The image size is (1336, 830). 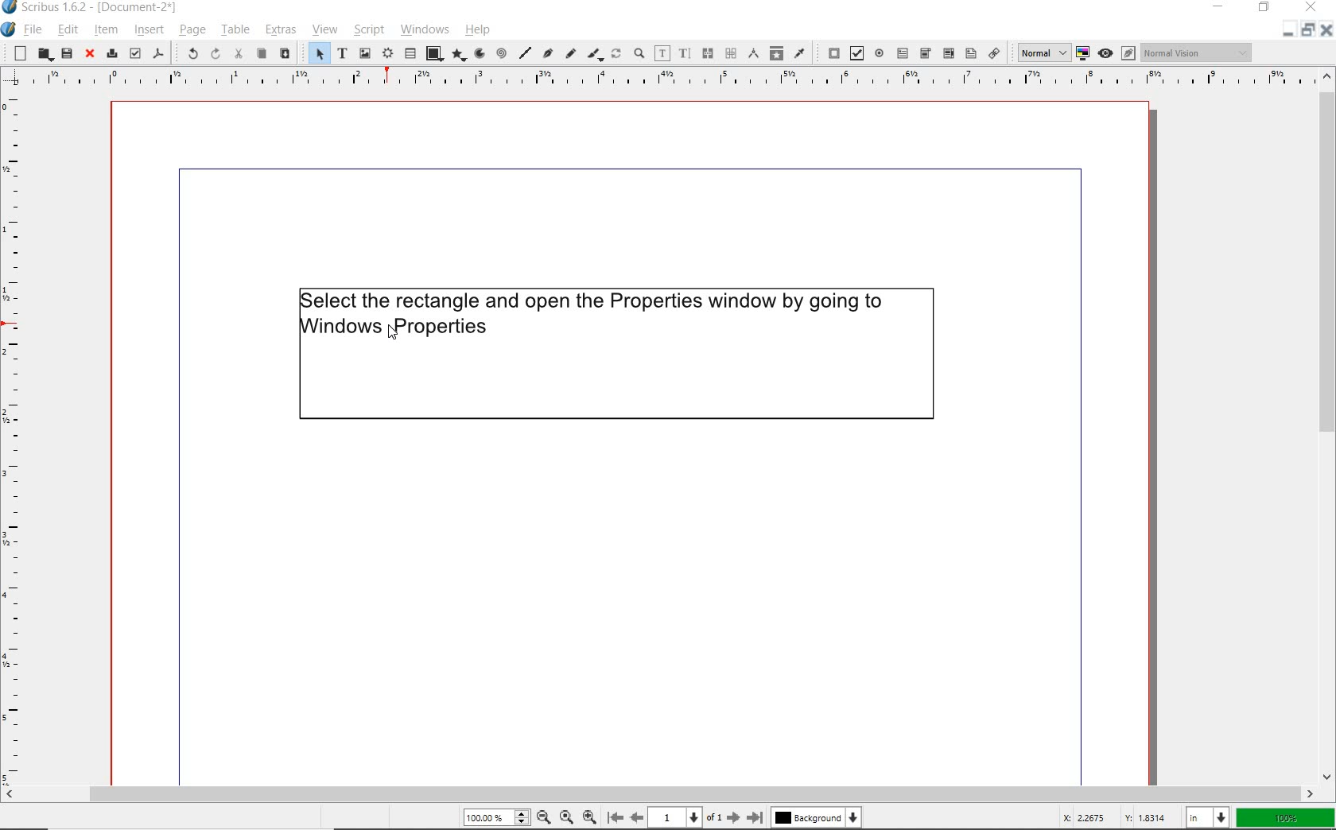 I want to click on scrollbar, so click(x=1328, y=427).